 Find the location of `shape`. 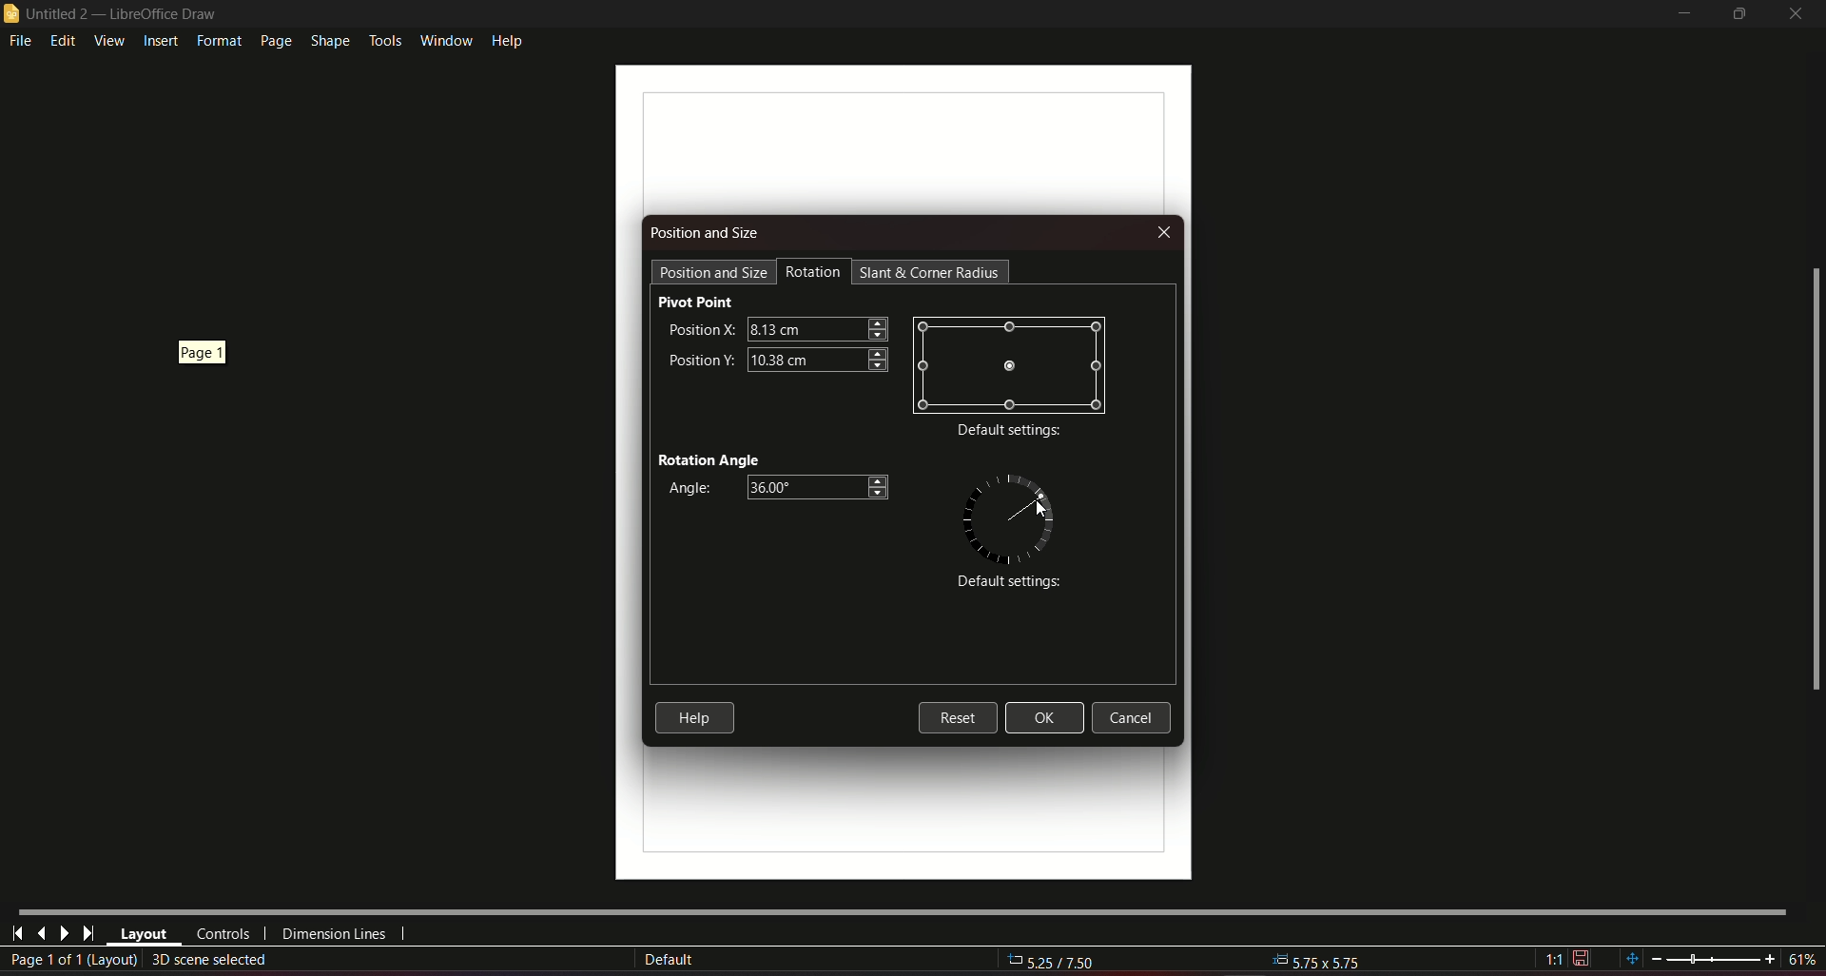

shape is located at coordinates (329, 38).